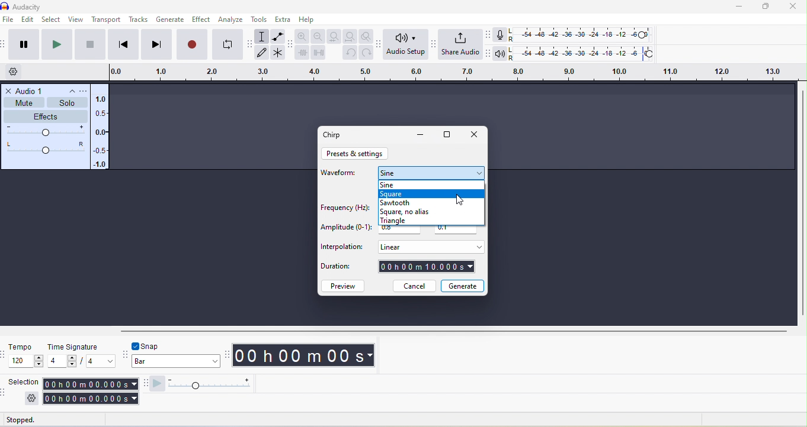  I want to click on extra, so click(282, 19).